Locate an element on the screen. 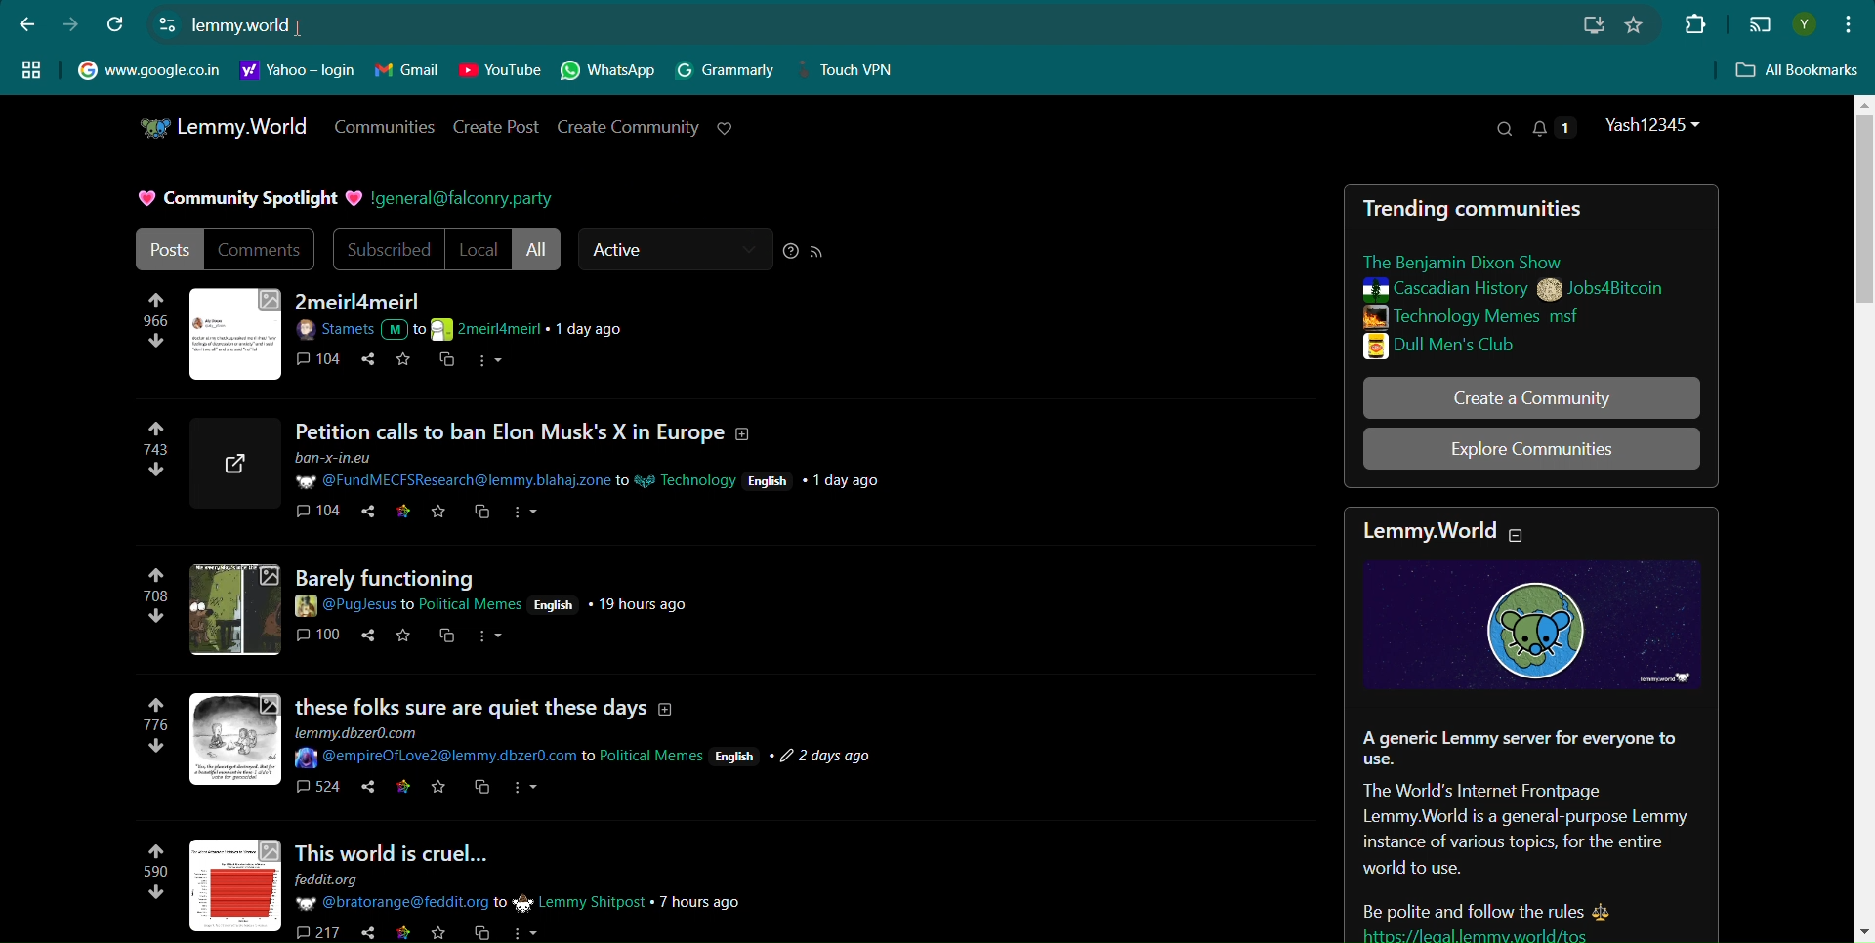  Be polite and follow the rules  is located at coordinates (1464, 904).